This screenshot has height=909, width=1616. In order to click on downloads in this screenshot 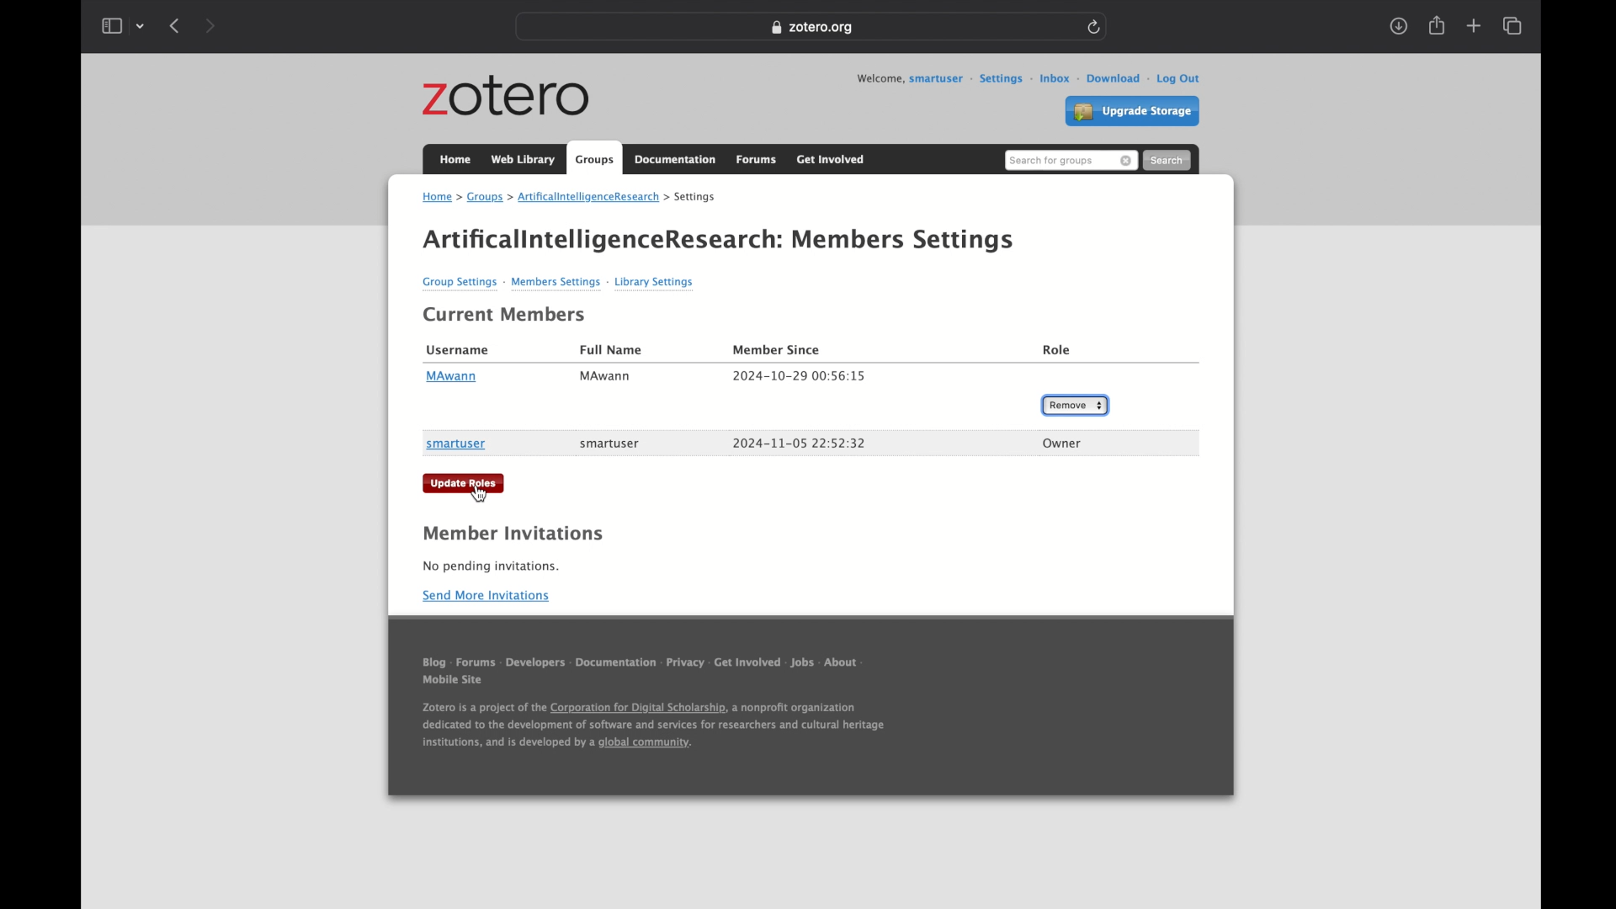, I will do `click(1400, 26)`.